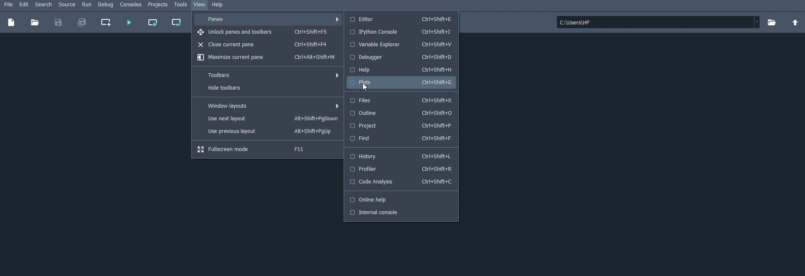 The image size is (805, 276). Describe the element at coordinates (268, 19) in the screenshot. I see `Panes` at that location.